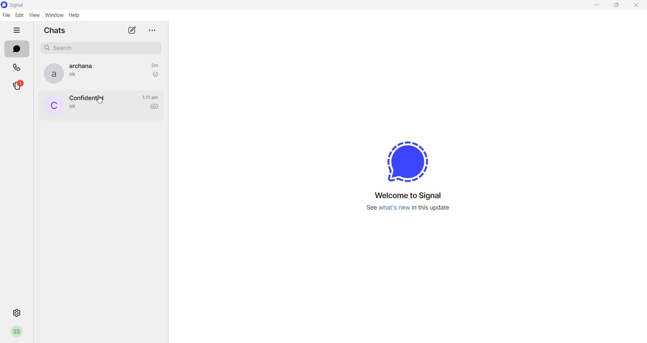 This screenshot has height=343, width=647. I want to click on search box, so click(103, 47).